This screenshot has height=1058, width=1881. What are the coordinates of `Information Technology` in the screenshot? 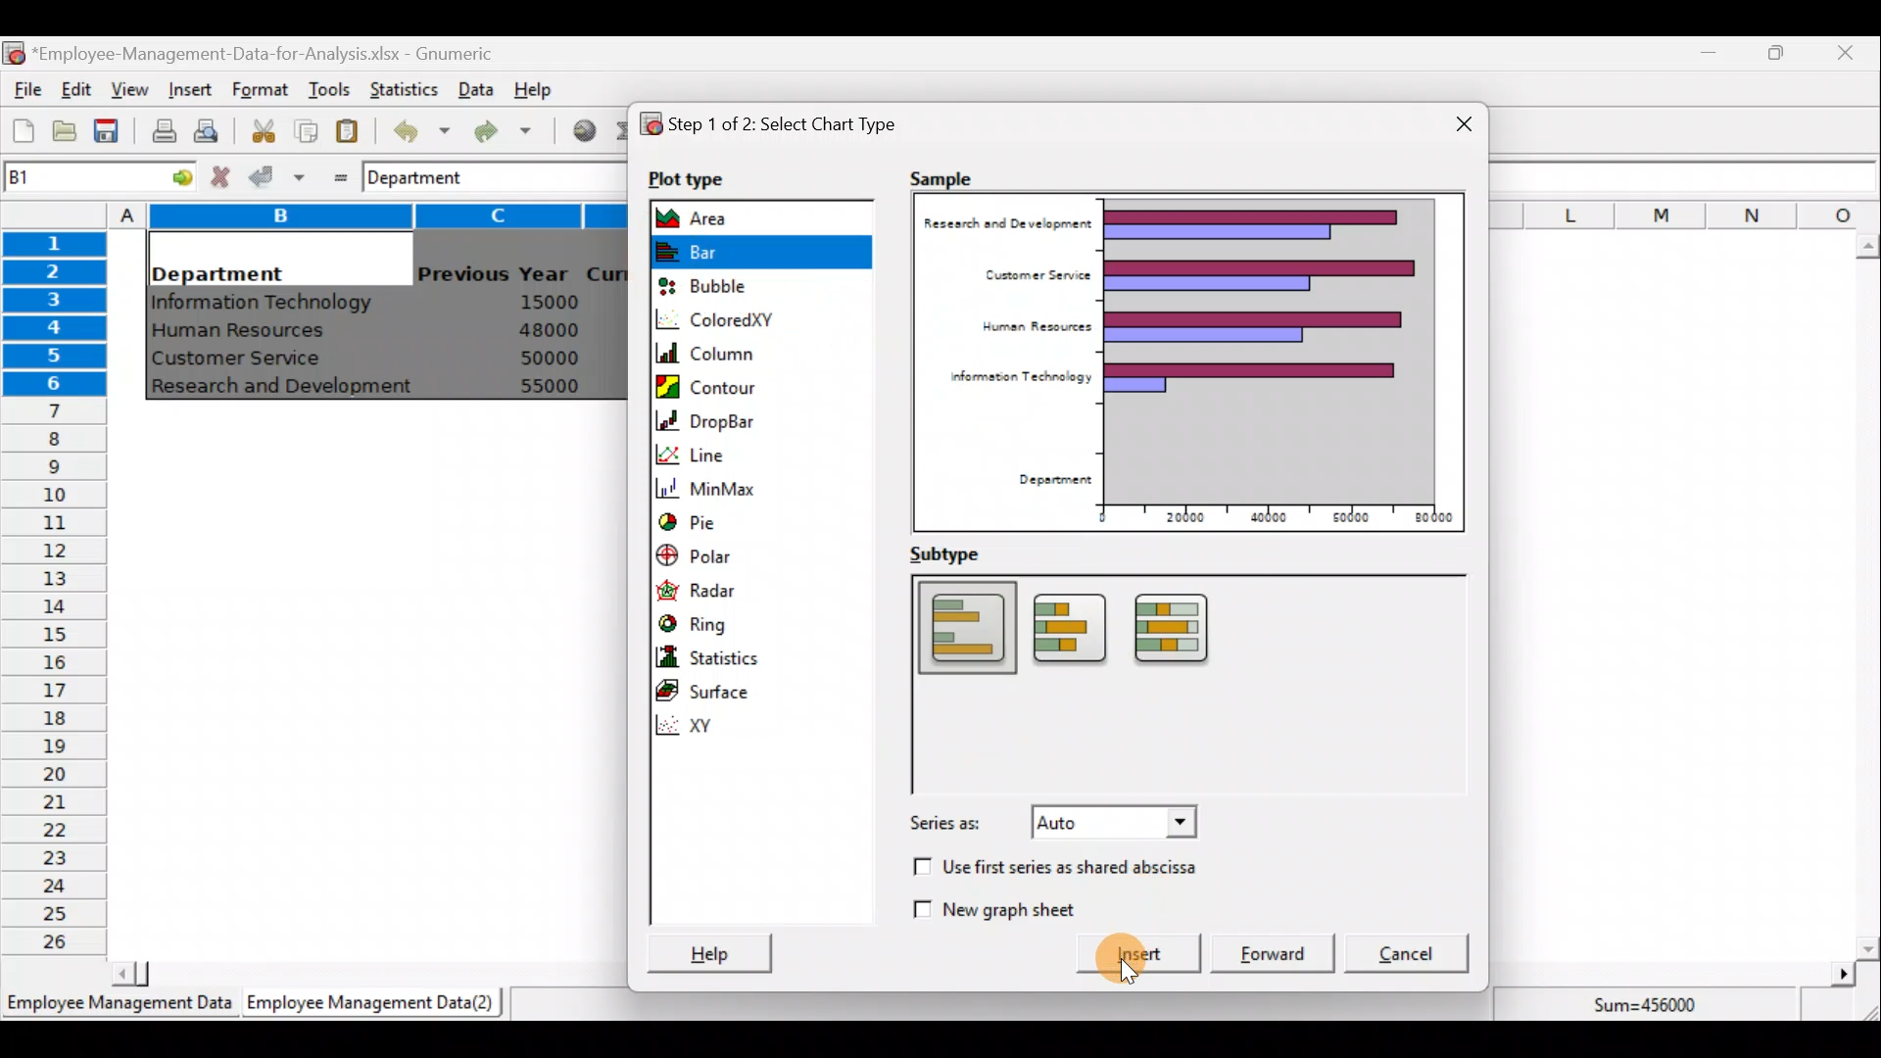 It's located at (265, 303).